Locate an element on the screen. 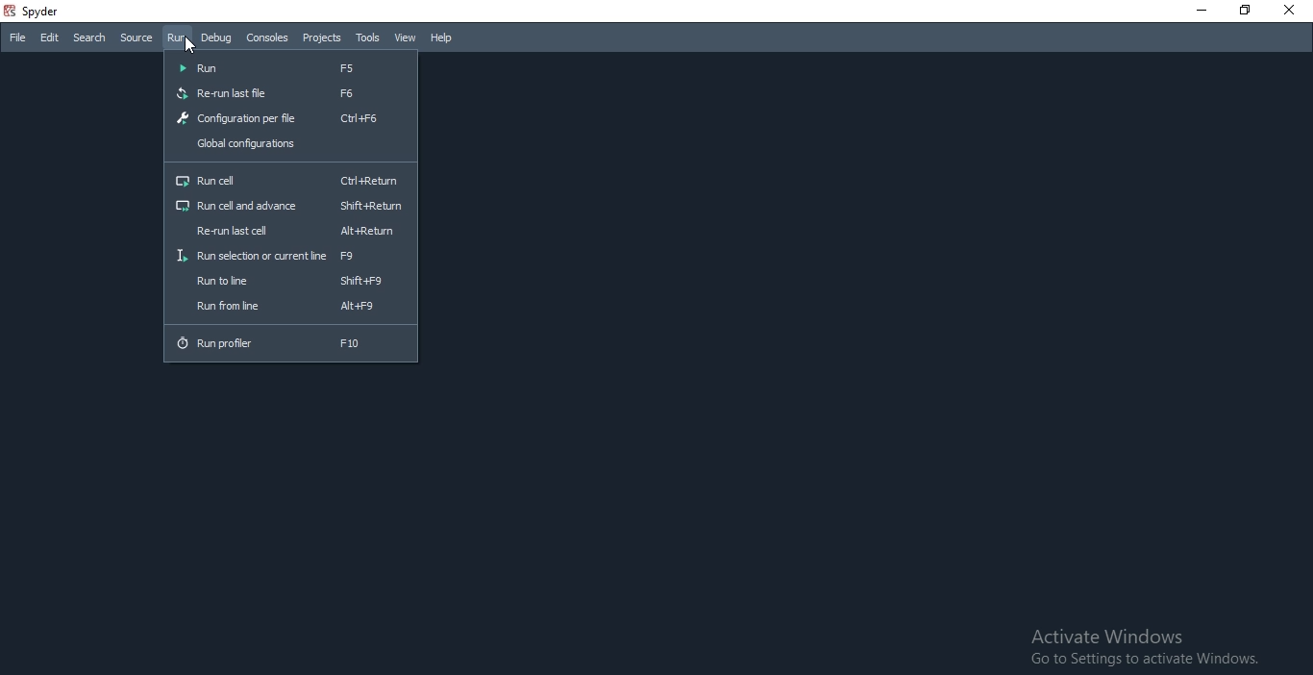 This screenshot has height=675, width=1313. File  is located at coordinates (19, 38).